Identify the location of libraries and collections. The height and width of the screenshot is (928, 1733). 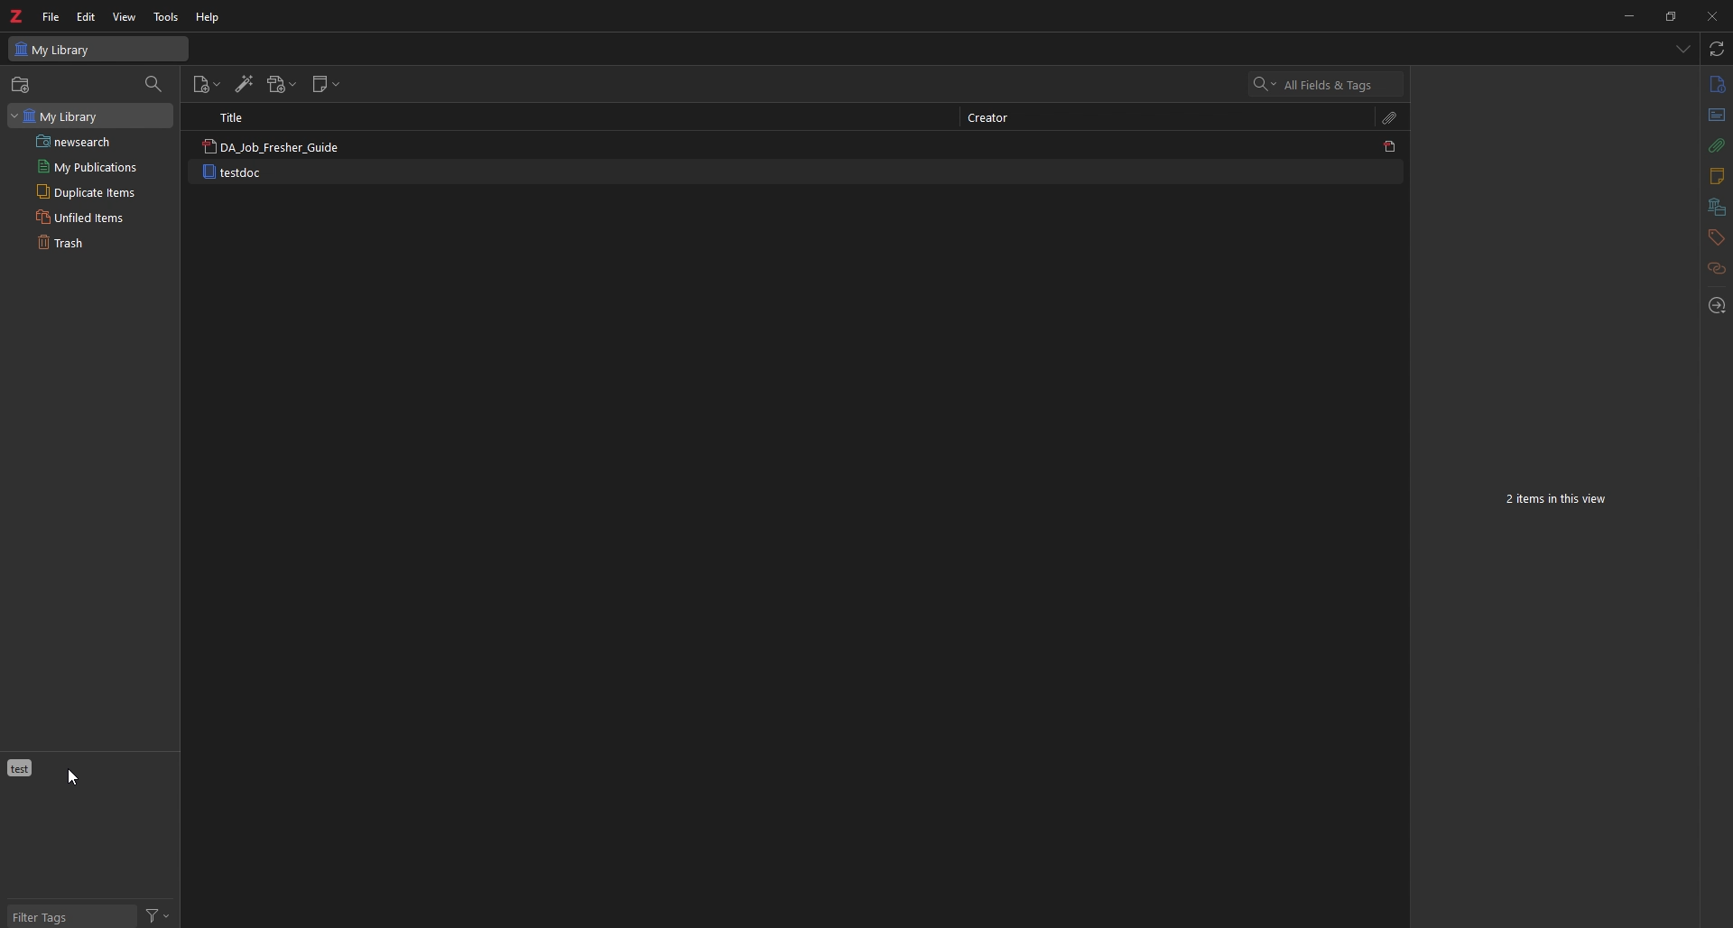
(1716, 208).